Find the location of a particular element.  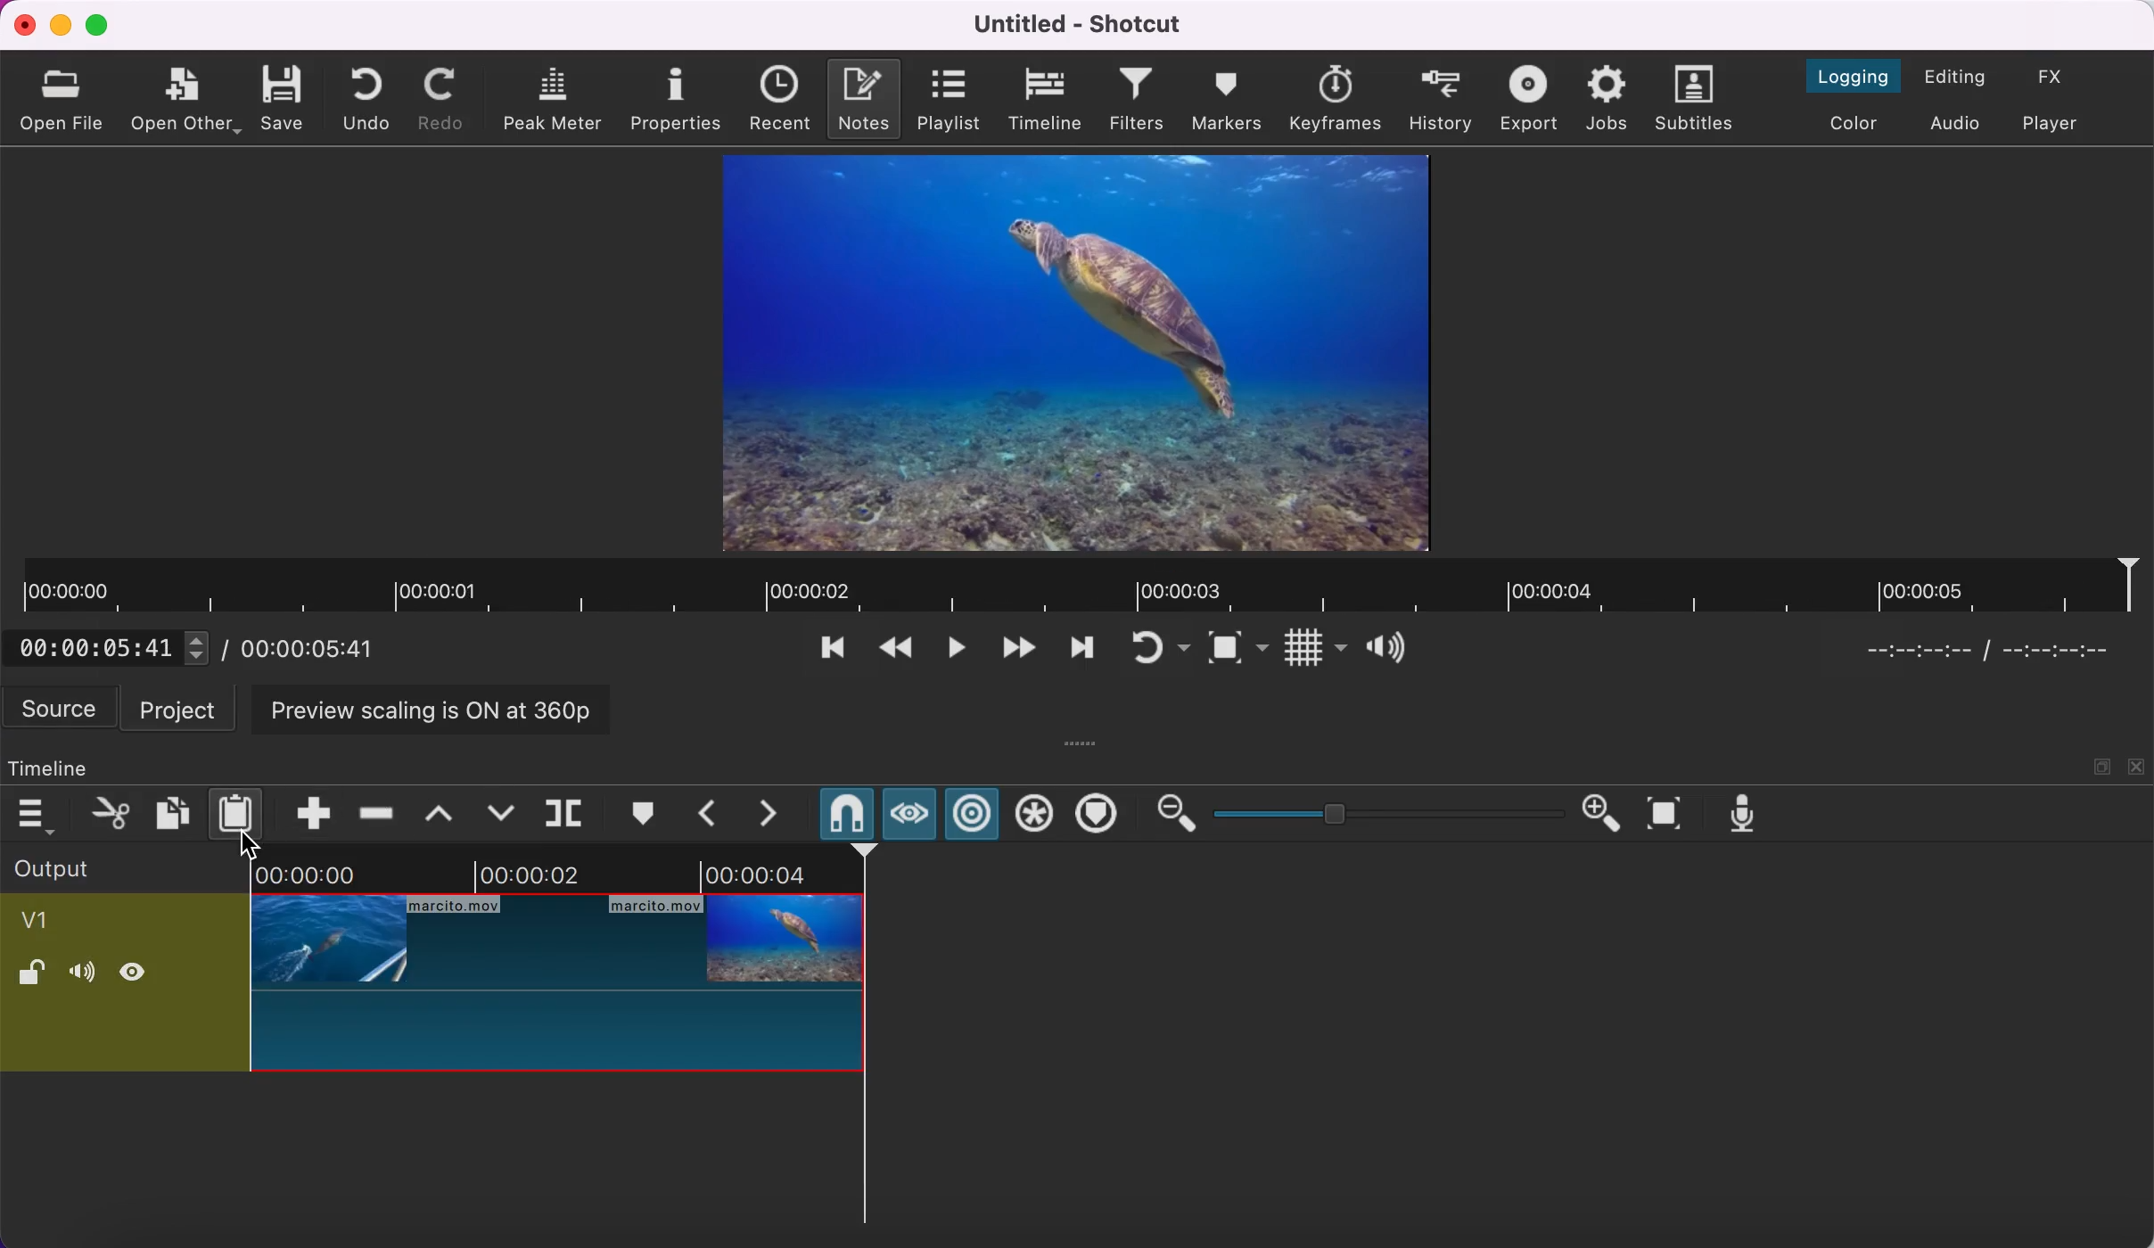

ripple markers is located at coordinates (1098, 815).